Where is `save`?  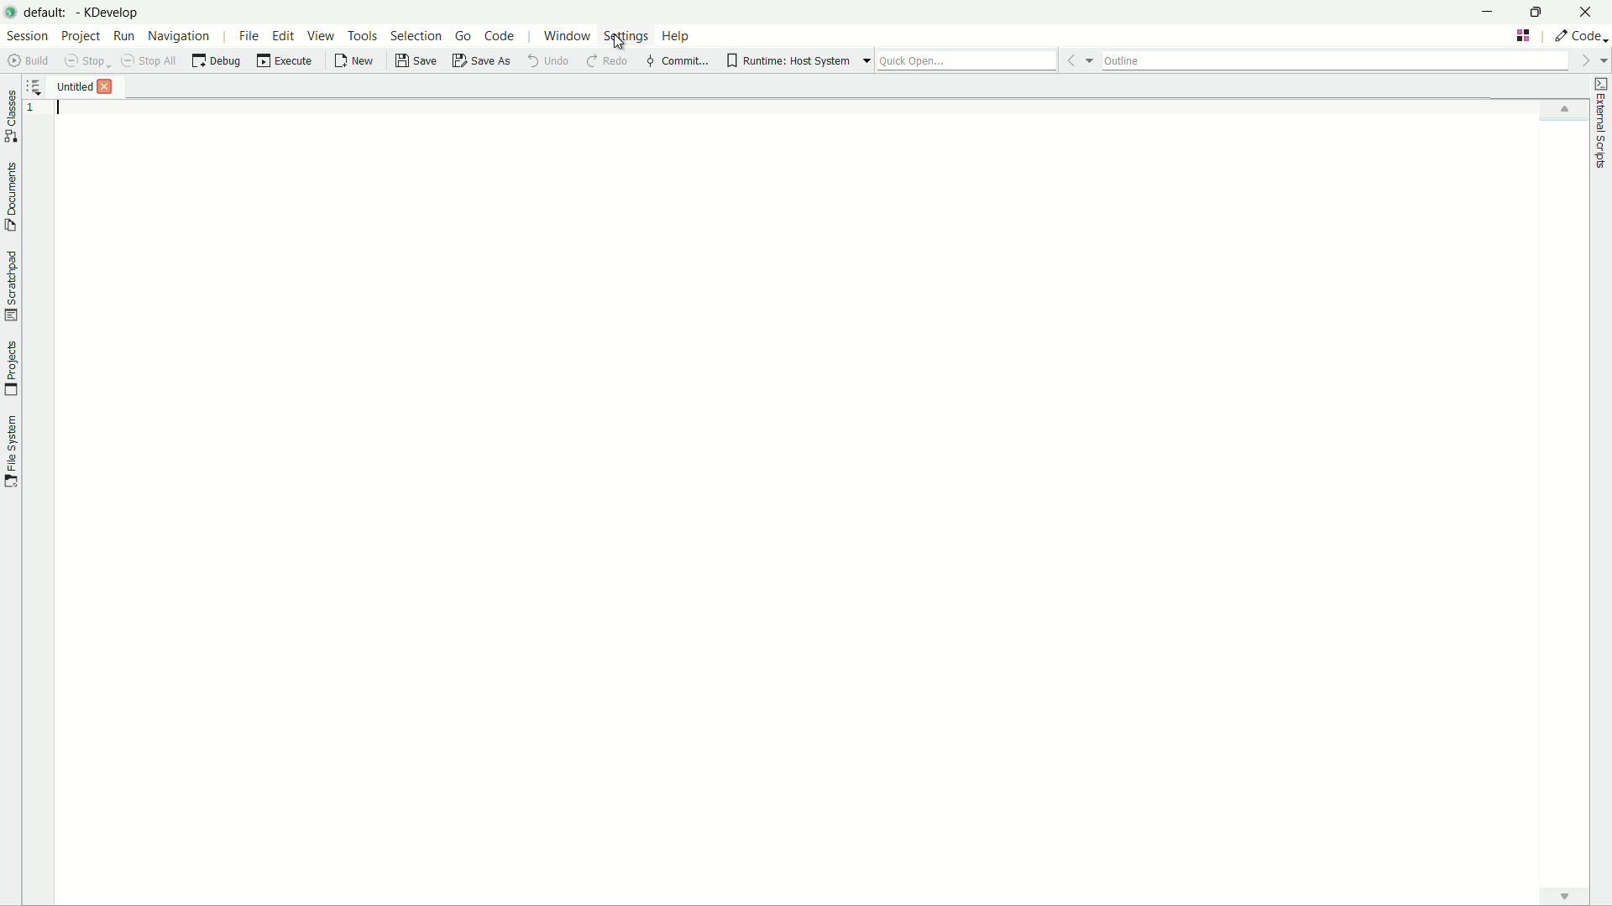
save is located at coordinates (416, 63).